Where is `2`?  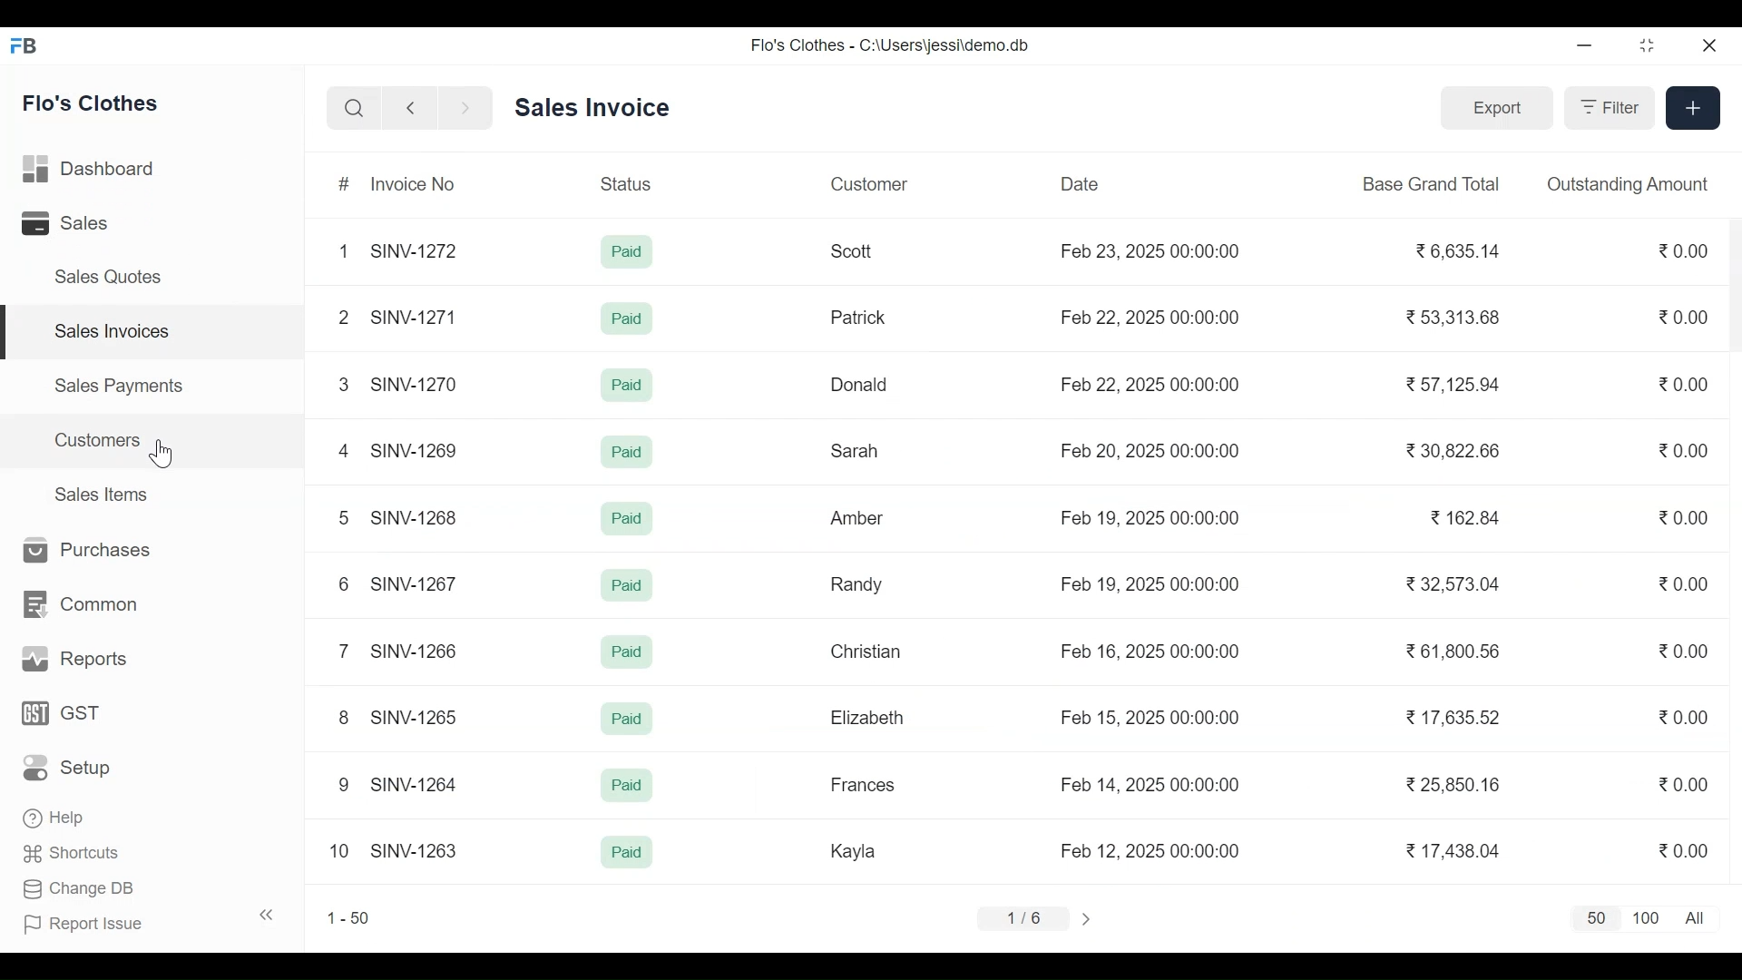 2 is located at coordinates (344, 316).